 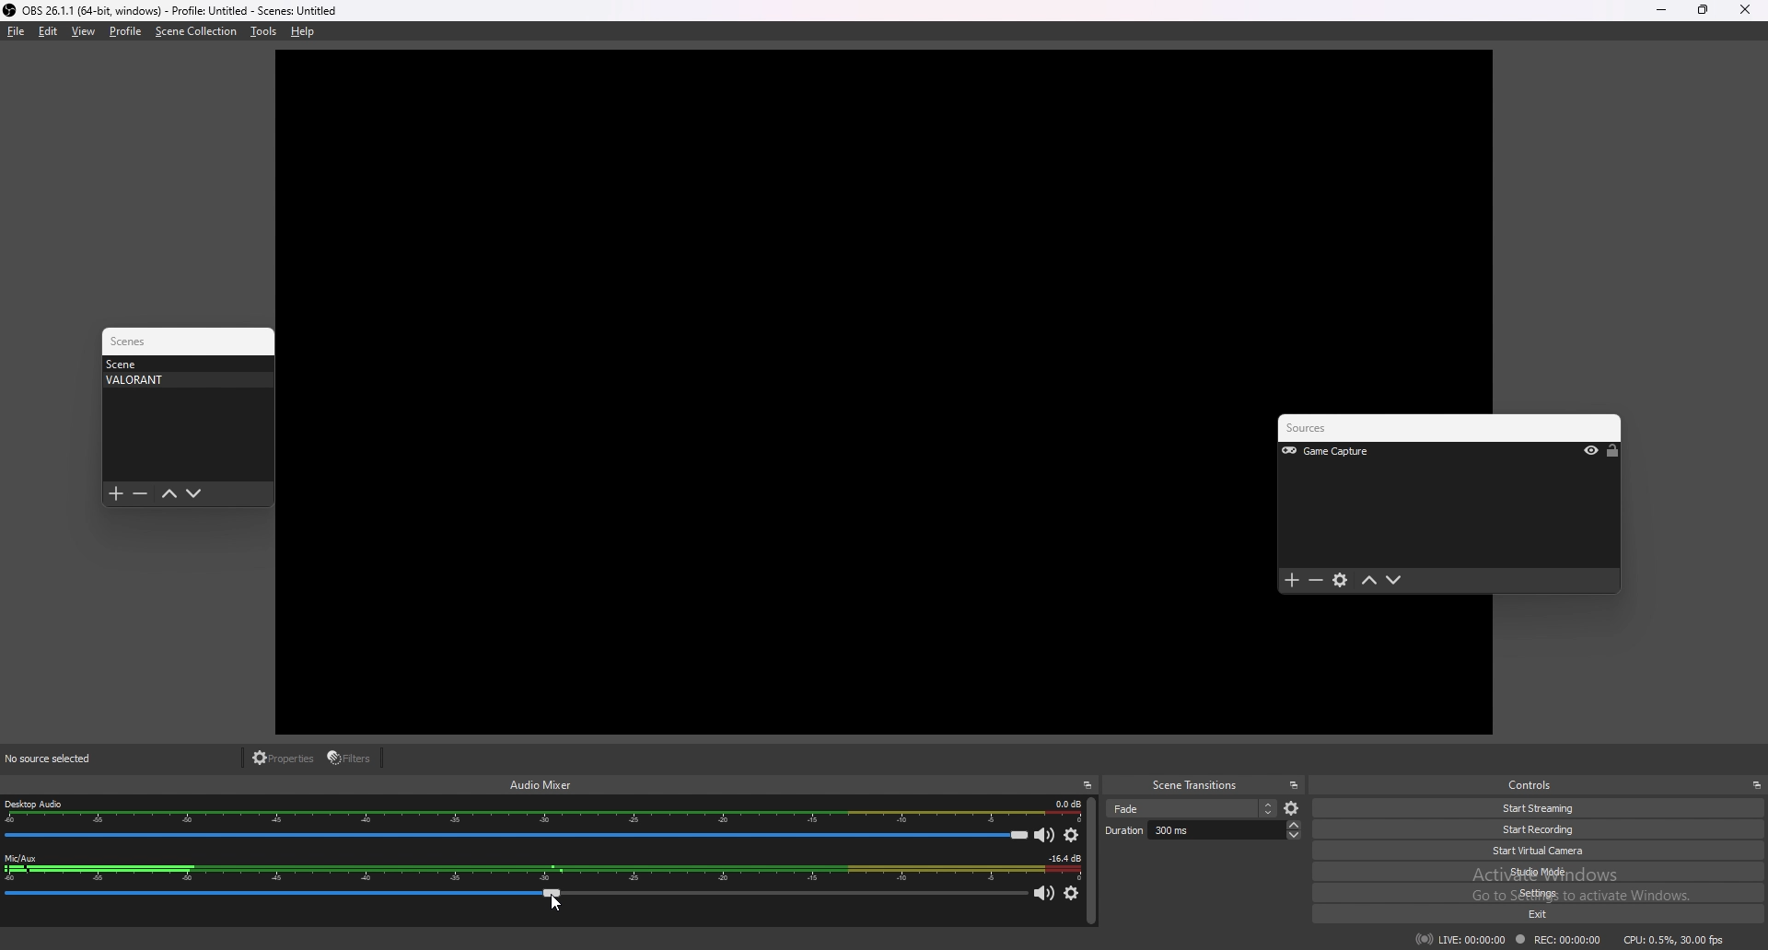 What do you see at coordinates (1550, 893) in the screenshot?
I see `settings` at bounding box center [1550, 893].